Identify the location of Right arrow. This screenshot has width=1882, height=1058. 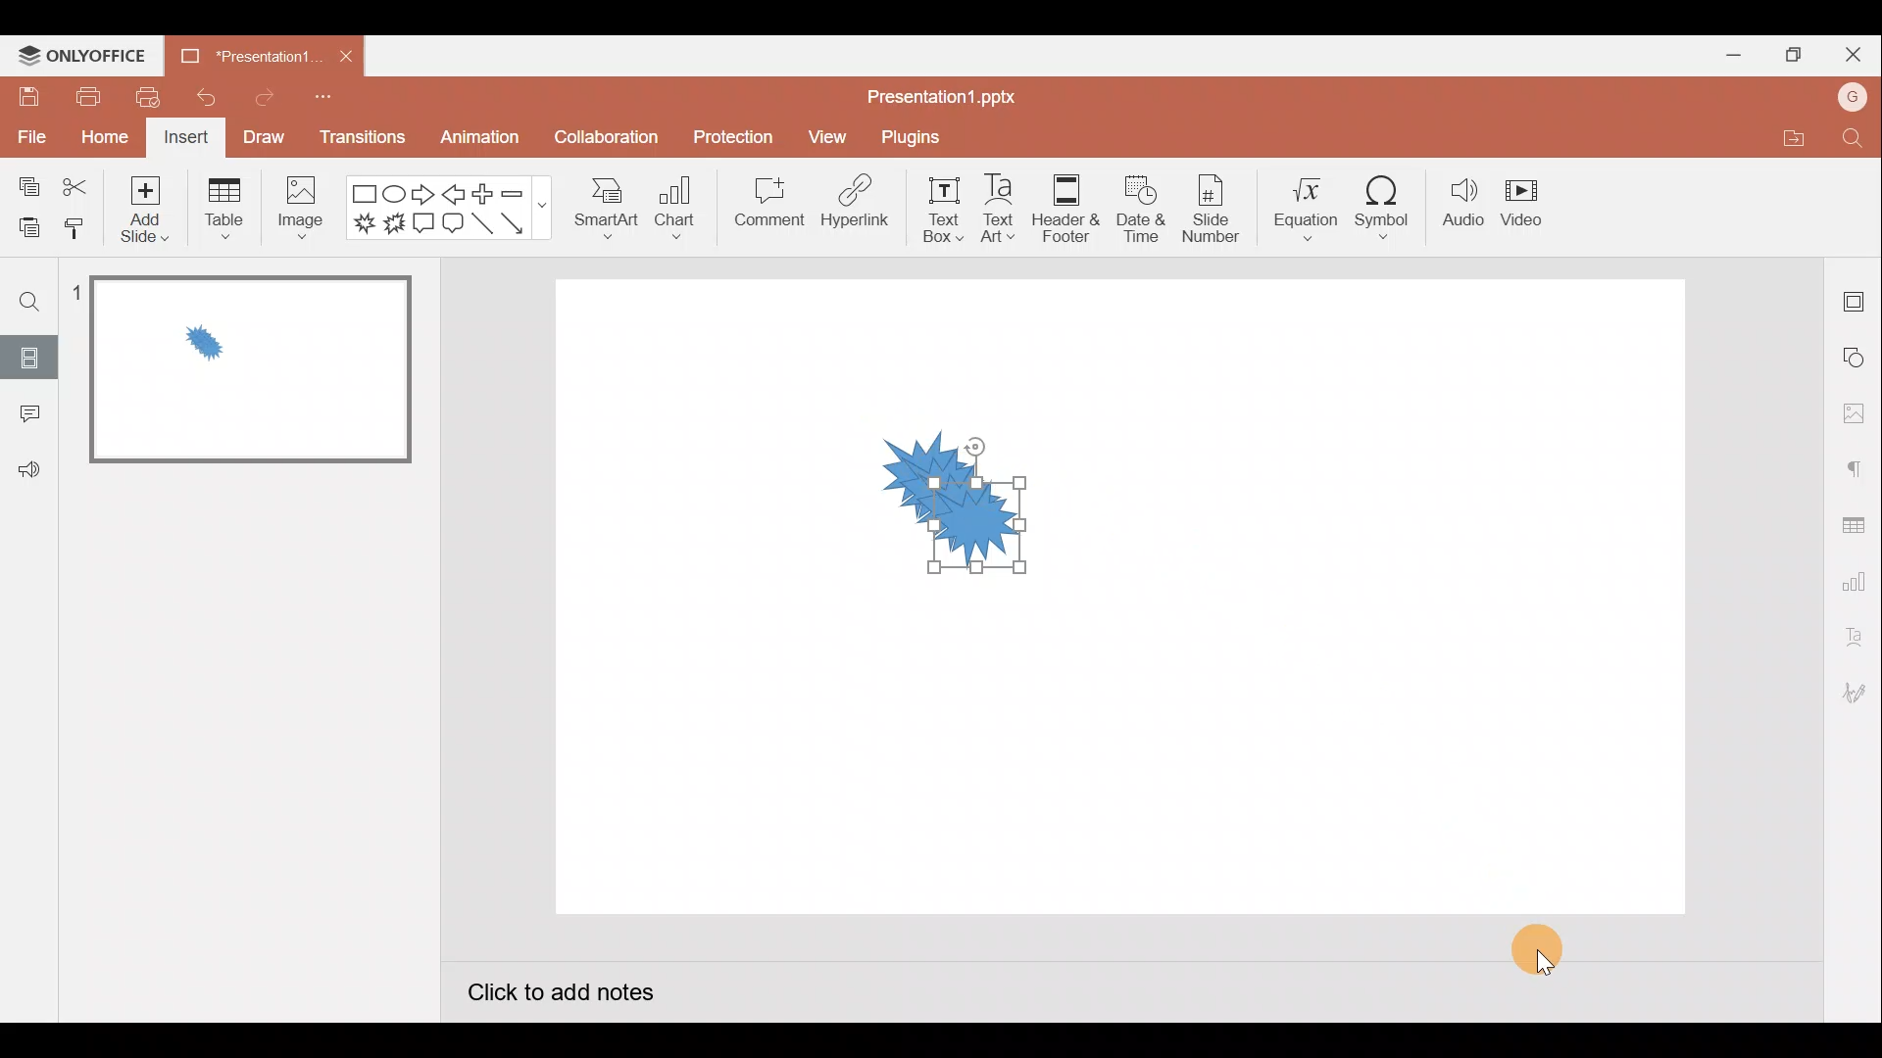
(421, 197).